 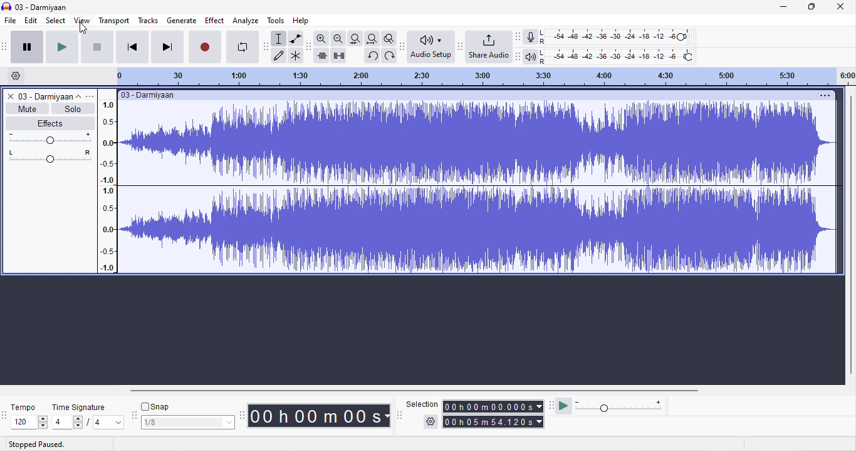 I want to click on snap toolbar, so click(x=133, y=415).